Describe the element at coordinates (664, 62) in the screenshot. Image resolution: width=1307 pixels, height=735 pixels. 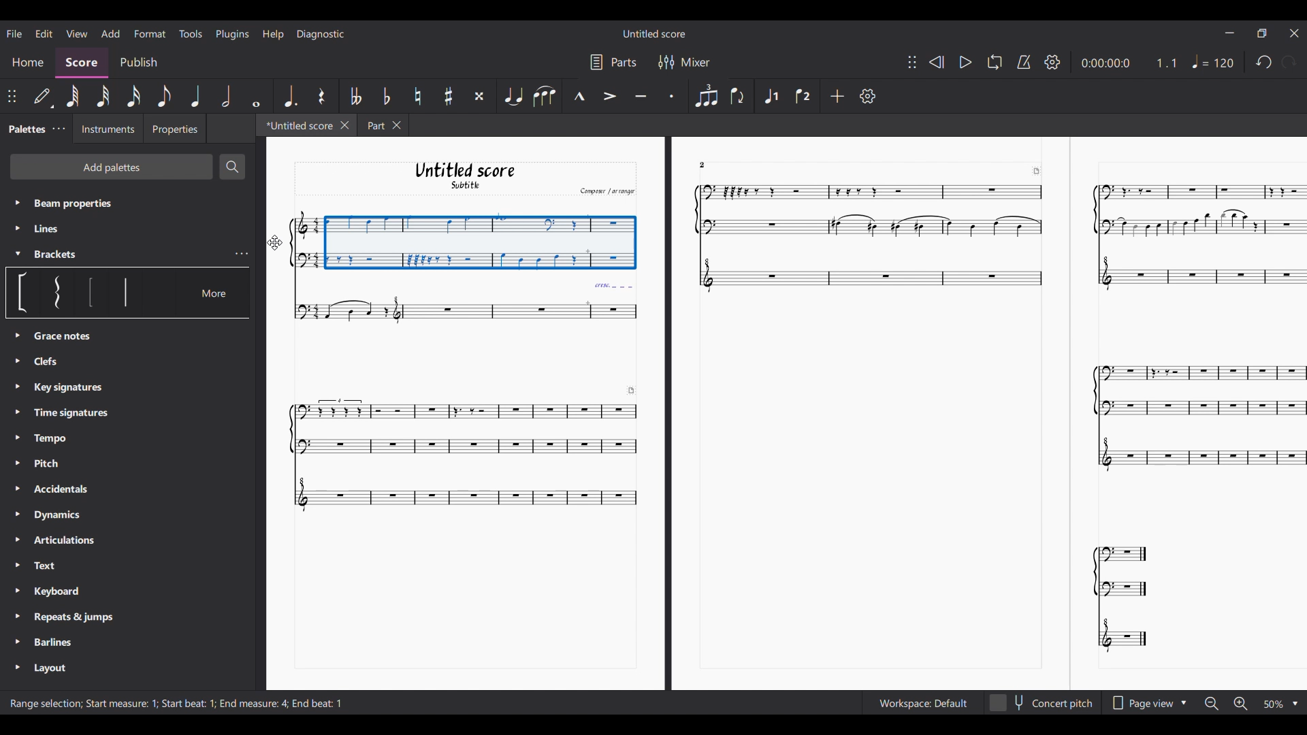
I see `Filter` at that location.